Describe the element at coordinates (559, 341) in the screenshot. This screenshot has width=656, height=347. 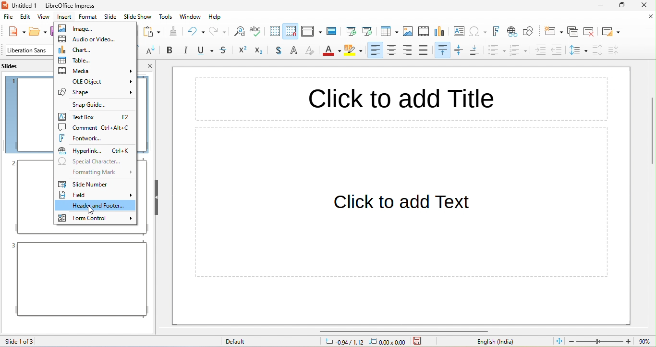
I see `fit slide to current window` at that location.